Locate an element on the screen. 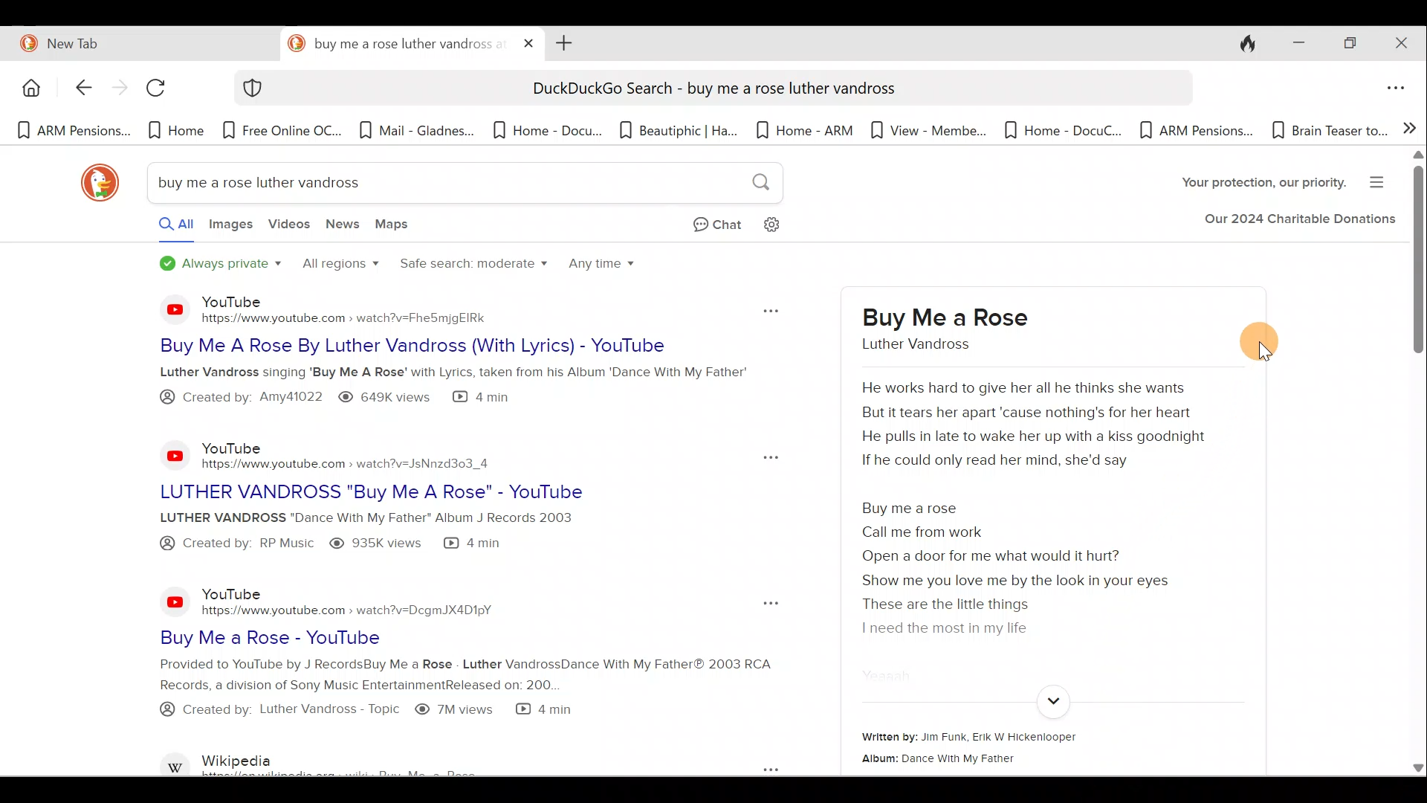 The image size is (1427, 803). Close window is located at coordinates (1404, 43).